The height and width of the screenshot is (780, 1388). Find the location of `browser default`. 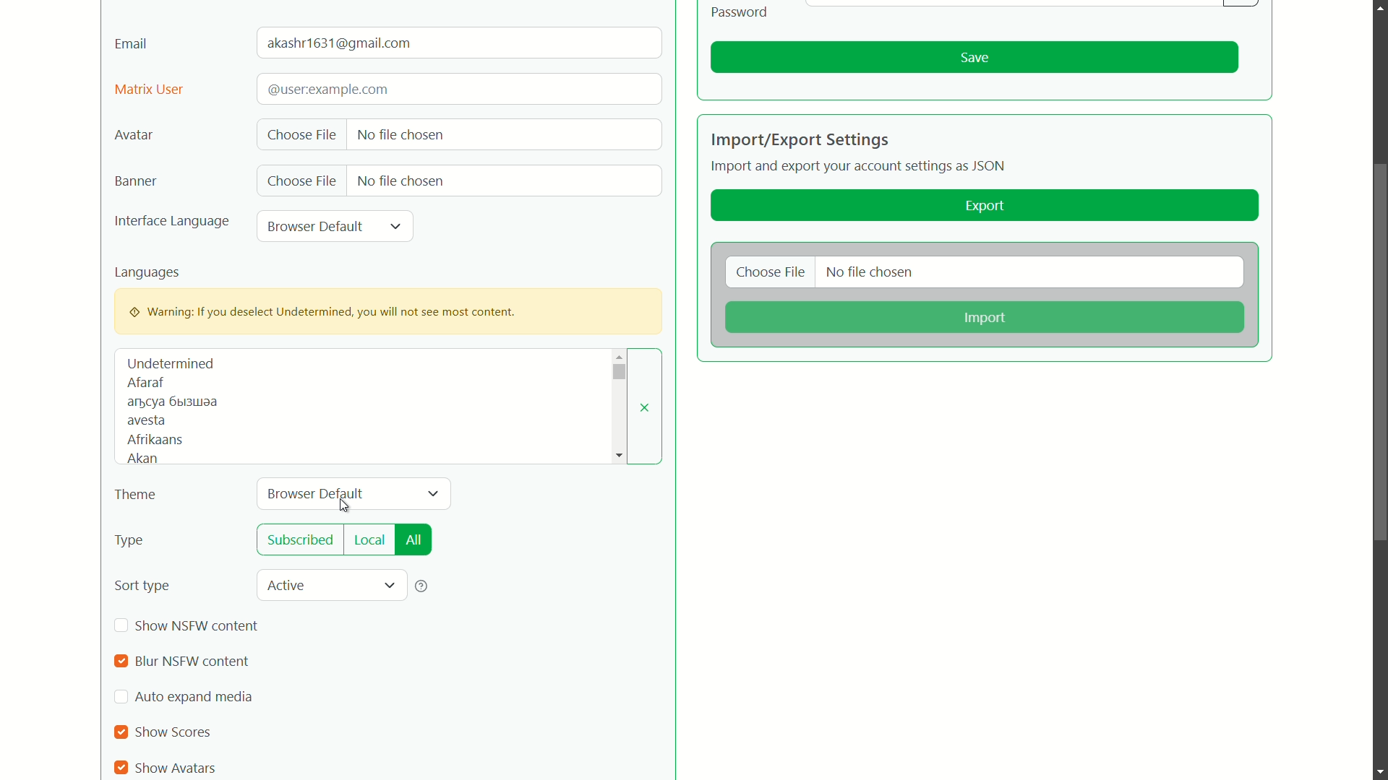

browser default is located at coordinates (315, 226).